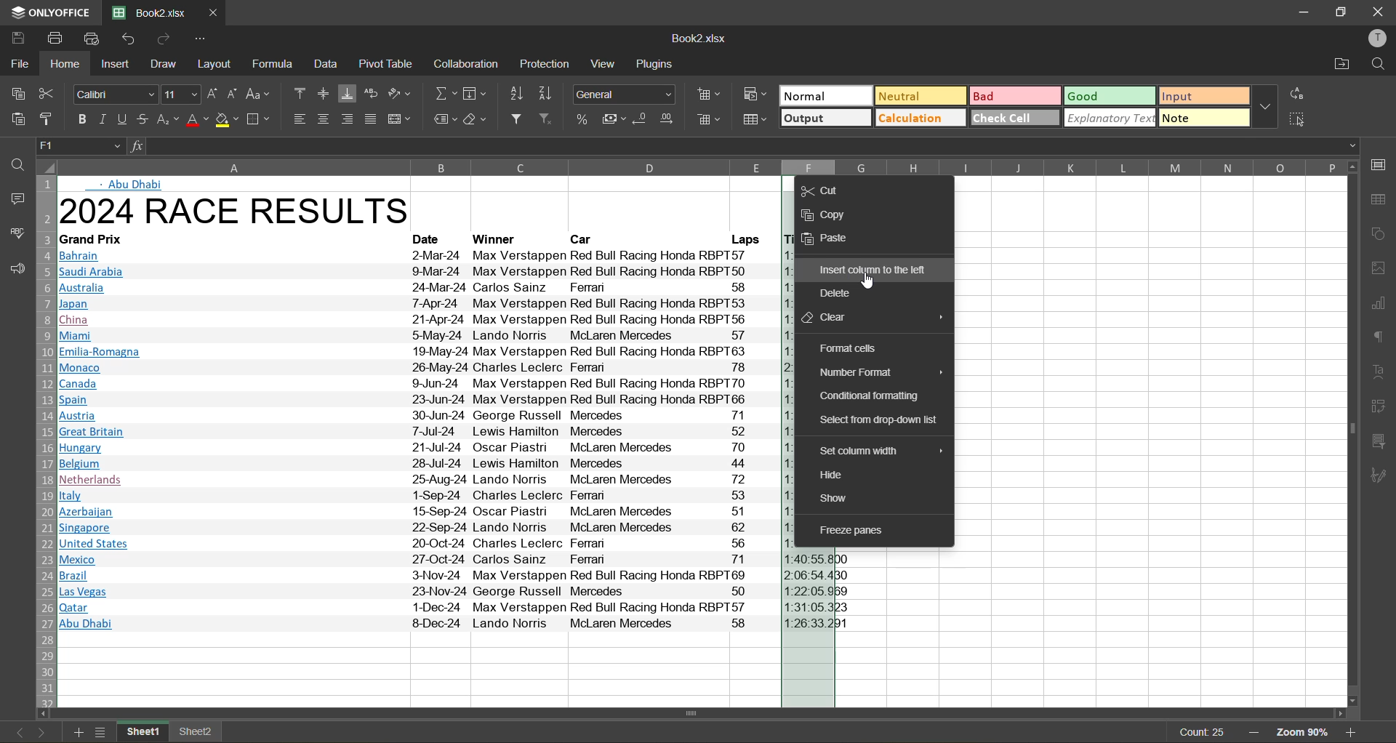 The height and width of the screenshot is (743, 1396). What do you see at coordinates (127, 39) in the screenshot?
I see `undo` at bounding box center [127, 39].